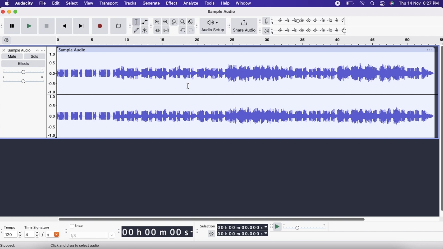 This screenshot has height=249, width=443. What do you see at coordinates (191, 30) in the screenshot?
I see `Redo` at bounding box center [191, 30].